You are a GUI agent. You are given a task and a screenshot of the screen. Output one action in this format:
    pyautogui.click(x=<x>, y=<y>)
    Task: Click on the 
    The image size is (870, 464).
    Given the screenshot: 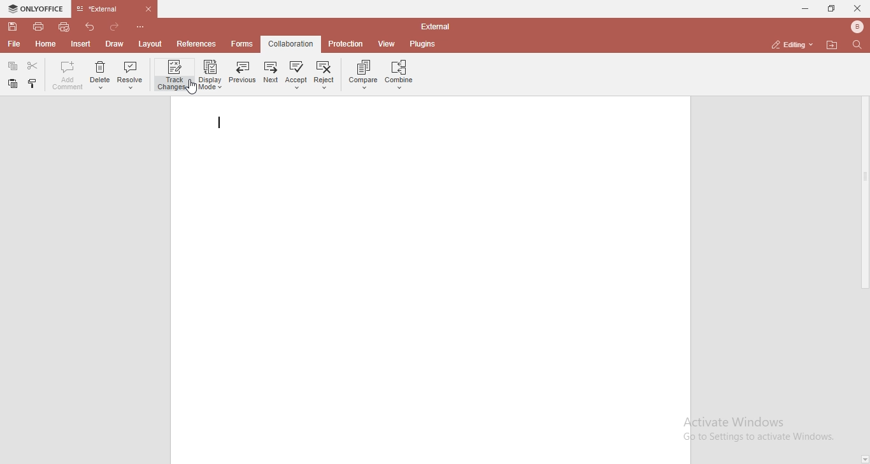 What is the action you would take?
    pyautogui.click(x=295, y=75)
    